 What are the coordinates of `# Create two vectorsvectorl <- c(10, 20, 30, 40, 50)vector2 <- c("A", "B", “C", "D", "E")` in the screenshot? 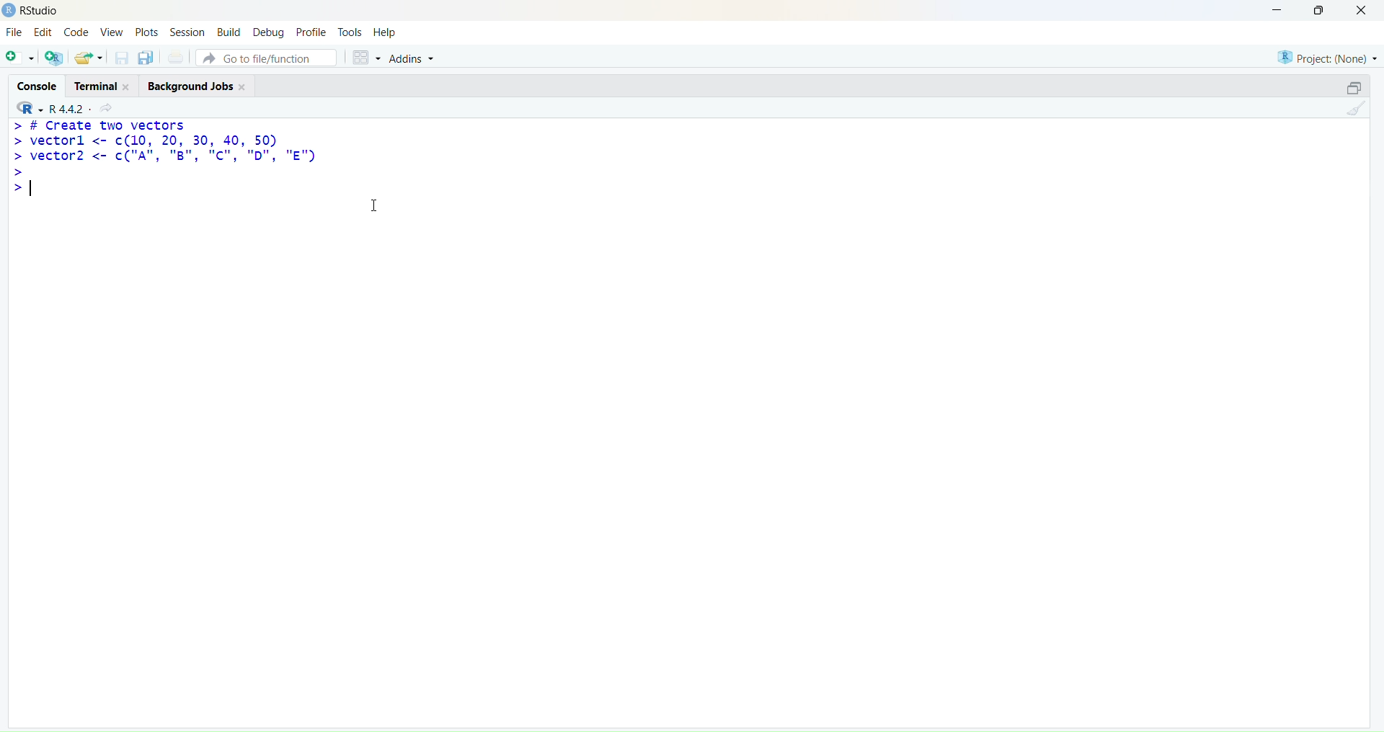 It's located at (164, 159).